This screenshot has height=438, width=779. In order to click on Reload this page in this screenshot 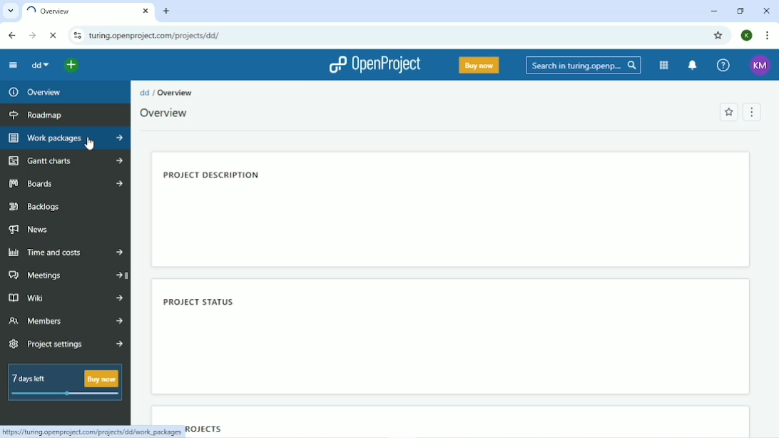, I will do `click(54, 35)`.